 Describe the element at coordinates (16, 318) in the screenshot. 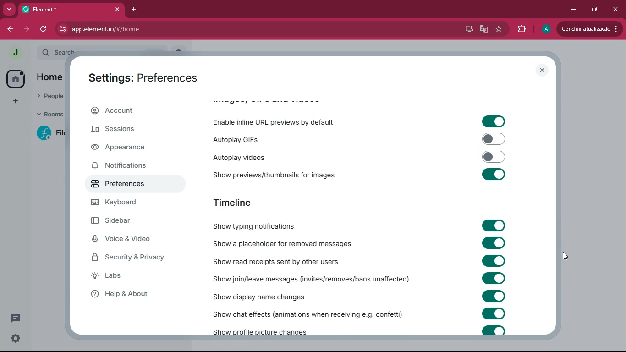

I see `threads` at that location.